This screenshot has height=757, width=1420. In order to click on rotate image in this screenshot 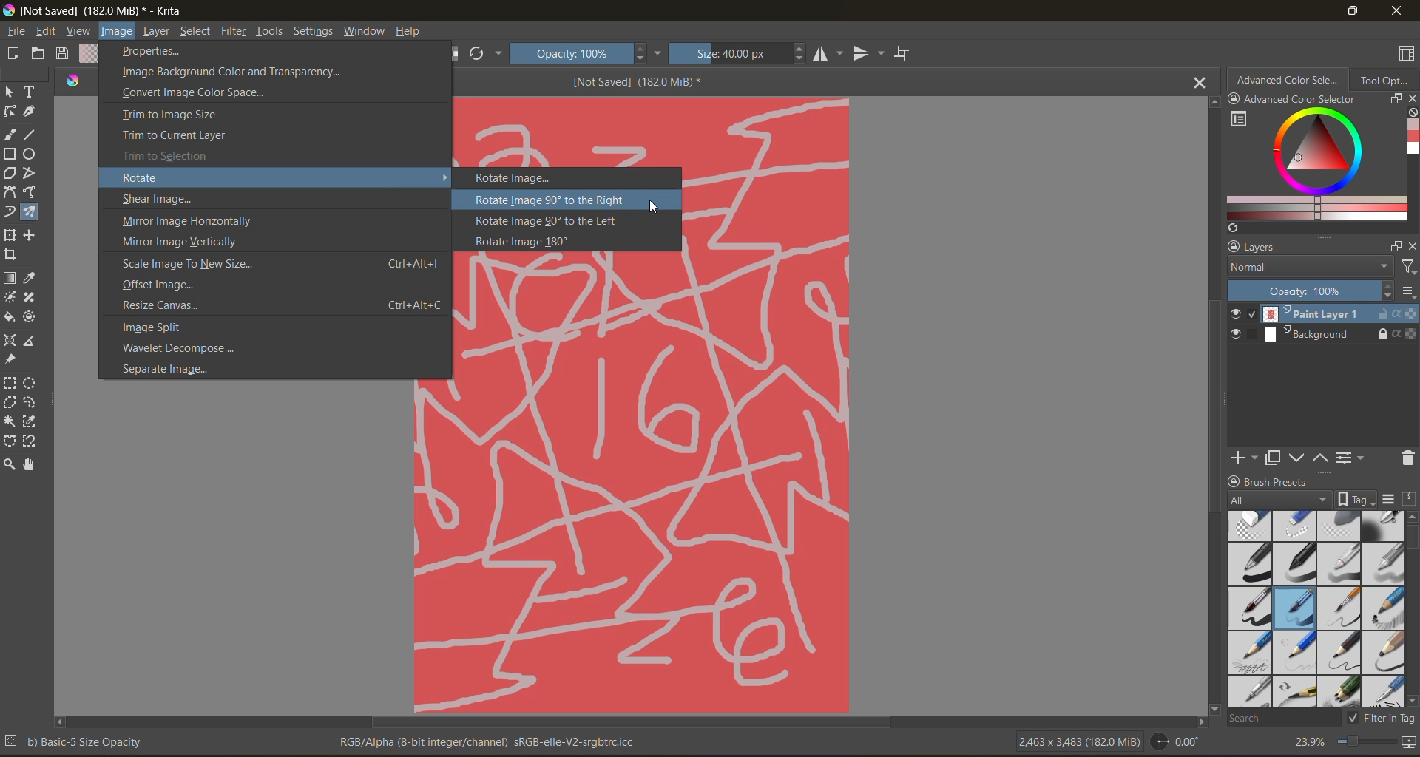, I will do `click(519, 179)`.